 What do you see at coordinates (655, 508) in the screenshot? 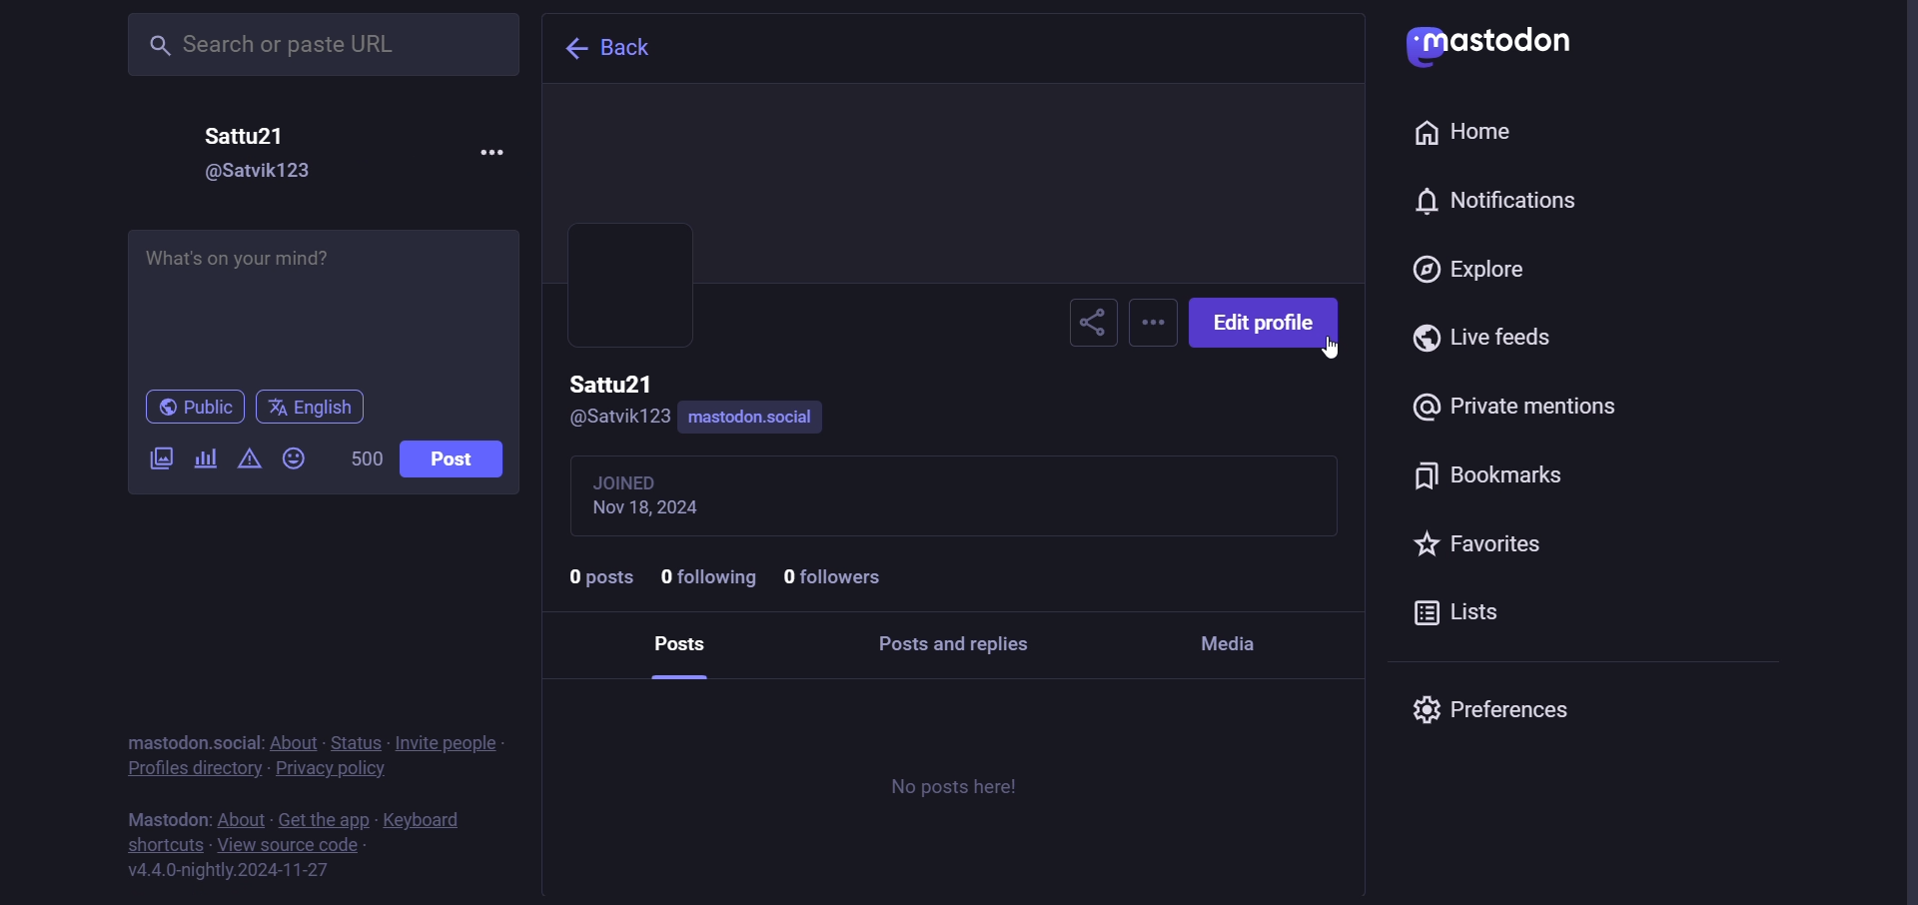
I see `Nov 18,2024` at bounding box center [655, 508].